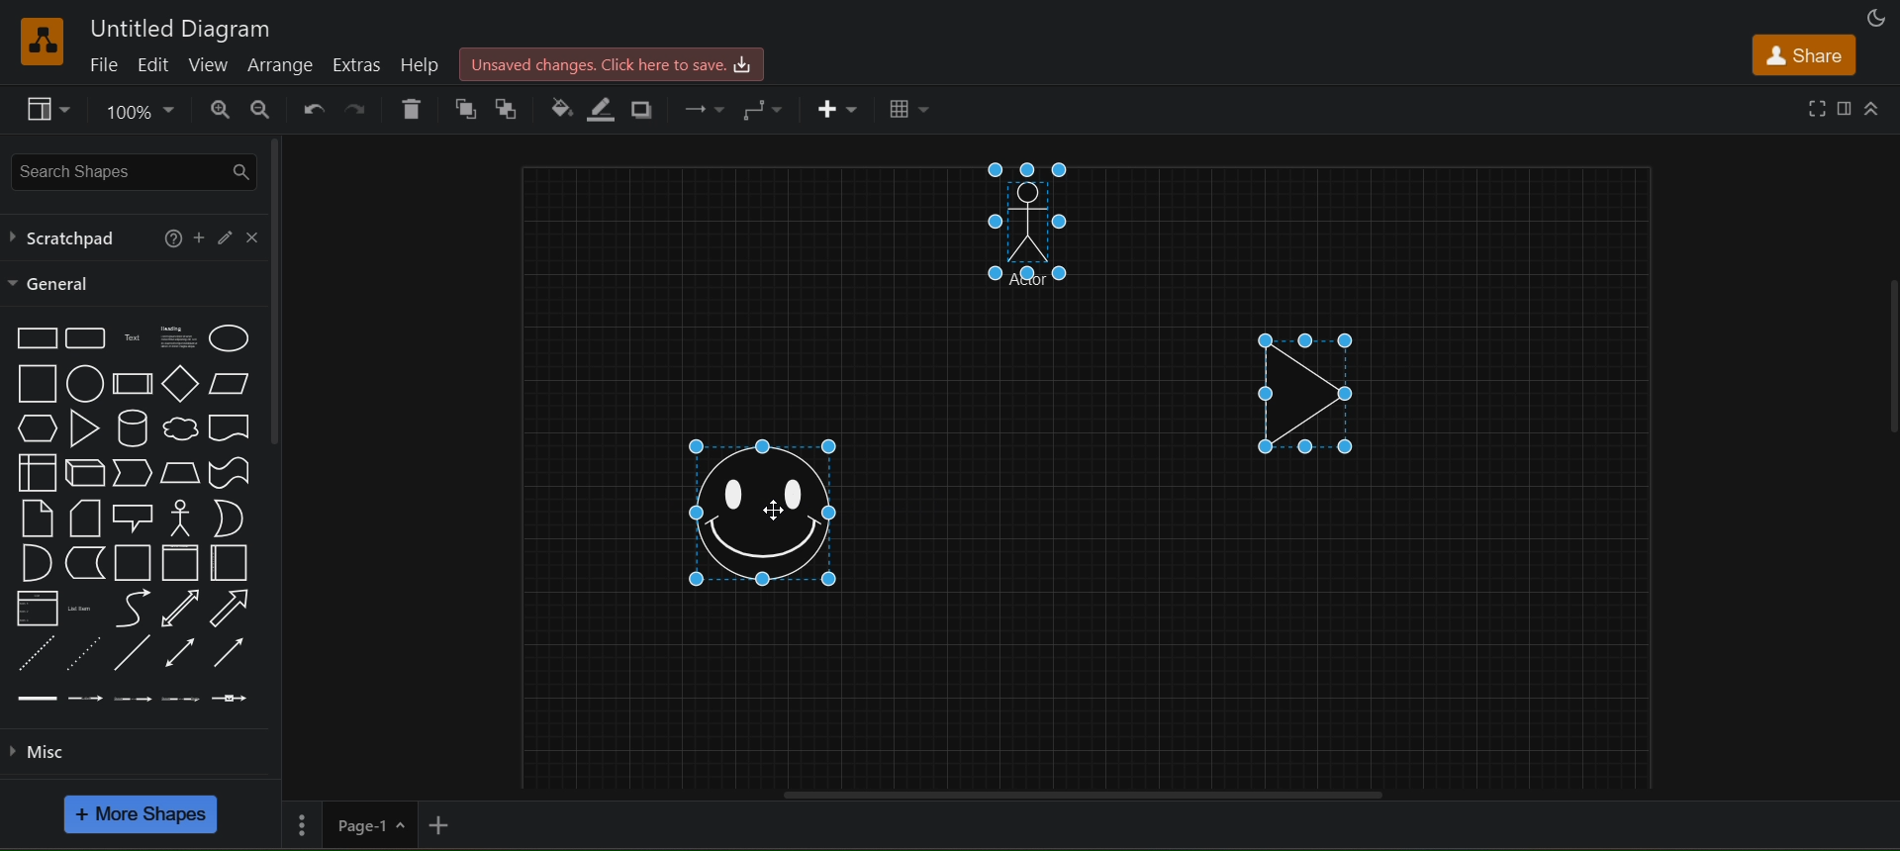  I want to click on search shapes, so click(134, 168).